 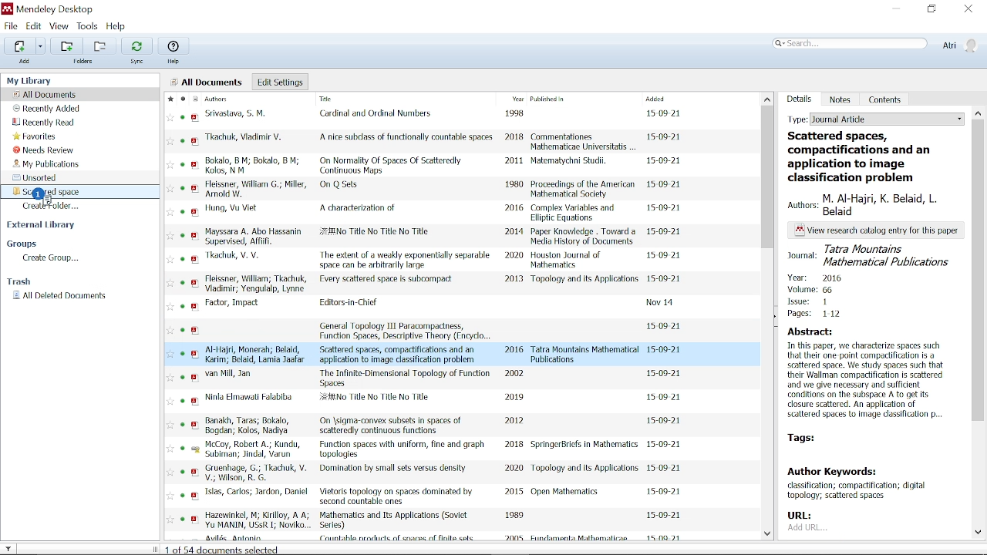 What do you see at coordinates (820, 439) in the screenshot?
I see `TAGS` at bounding box center [820, 439].